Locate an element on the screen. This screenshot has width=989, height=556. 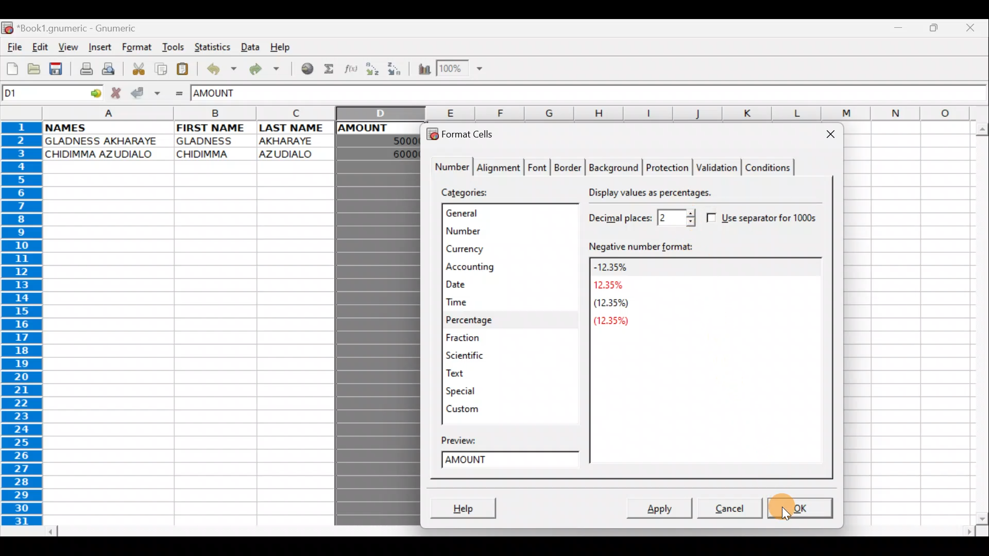
Minimize is located at coordinates (901, 30).